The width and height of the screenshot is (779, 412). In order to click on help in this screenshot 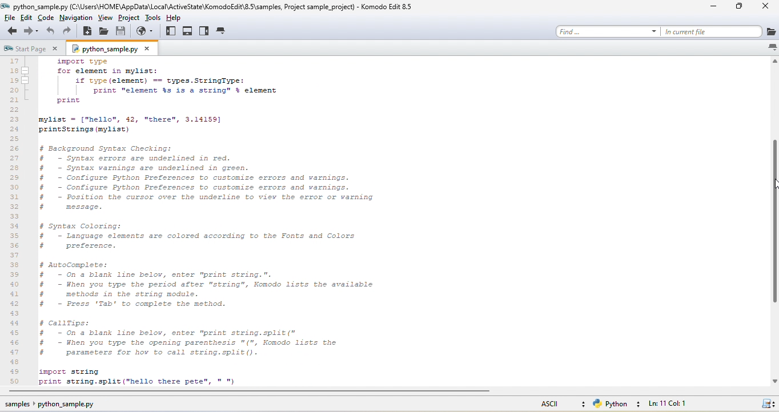, I will do `click(178, 17)`.